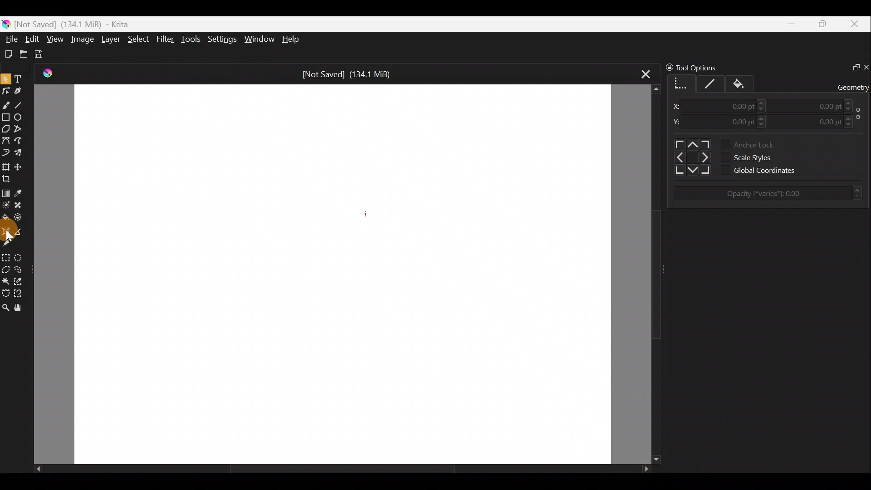 The height and width of the screenshot is (490, 871). What do you see at coordinates (743, 82) in the screenshot?
I see `Fill` at bounding box center [743, 82].